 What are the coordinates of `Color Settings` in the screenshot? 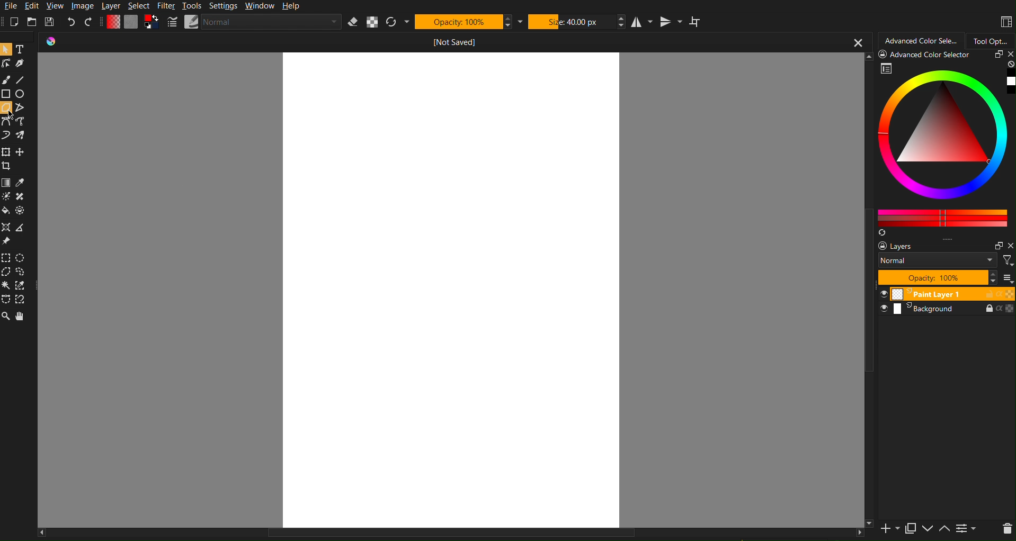 It's located at (131, 22).